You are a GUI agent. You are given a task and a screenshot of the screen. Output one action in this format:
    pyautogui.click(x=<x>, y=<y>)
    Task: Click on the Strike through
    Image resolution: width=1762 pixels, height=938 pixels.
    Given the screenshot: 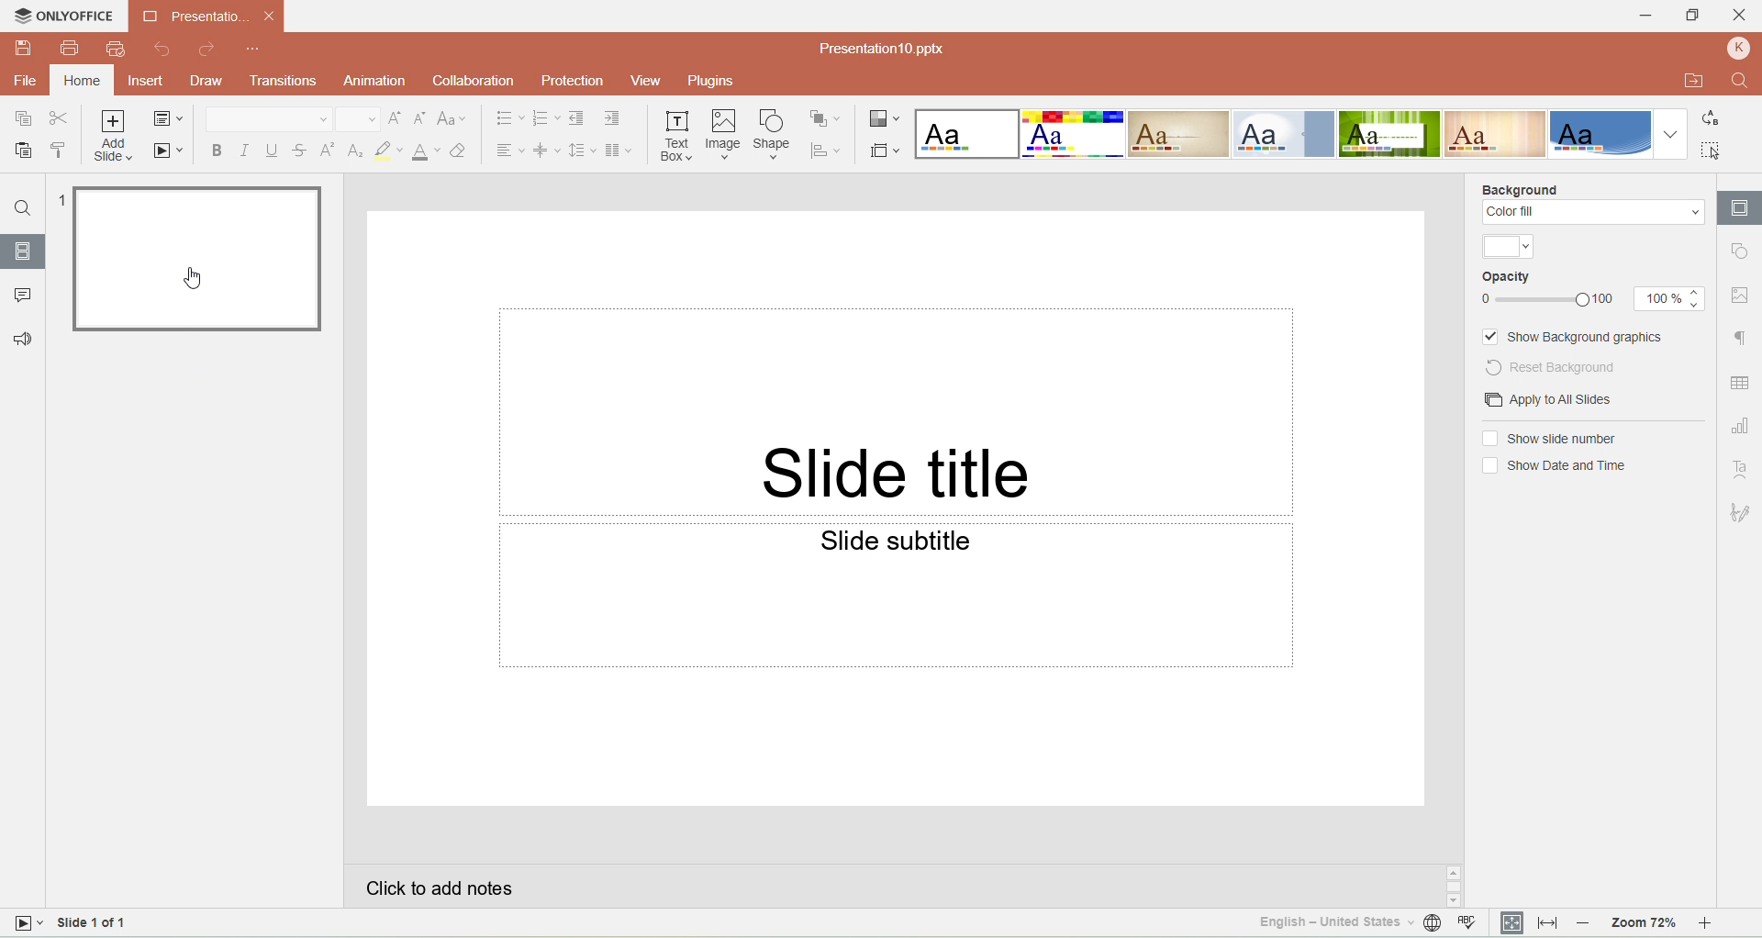 What is the action you would take?
    pyautogui.click(x=300, y=149)
    